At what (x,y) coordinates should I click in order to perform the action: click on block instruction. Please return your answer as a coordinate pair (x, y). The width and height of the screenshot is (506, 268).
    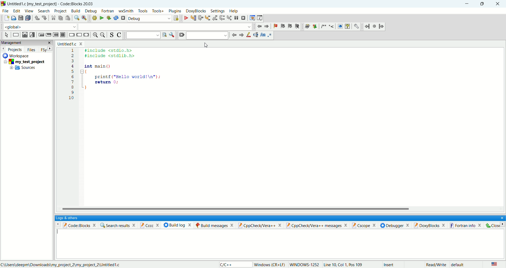
    Looking at the image, I should click on (63, 35).